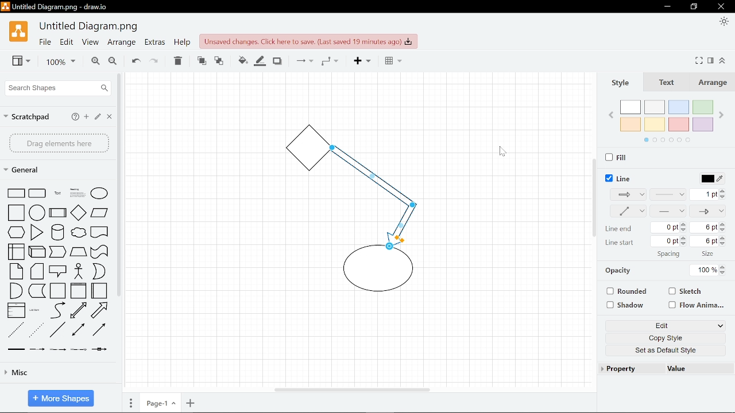 Image resolution: width=735 pixels, height=413 pixels. I want to click on Unsaved changes, click here to save, so click(308, 41).